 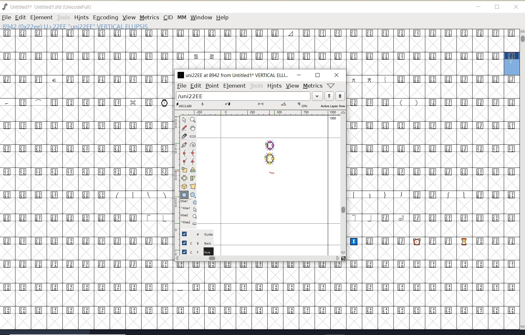 I want to click on METRICS, so click(x=149, y=17).